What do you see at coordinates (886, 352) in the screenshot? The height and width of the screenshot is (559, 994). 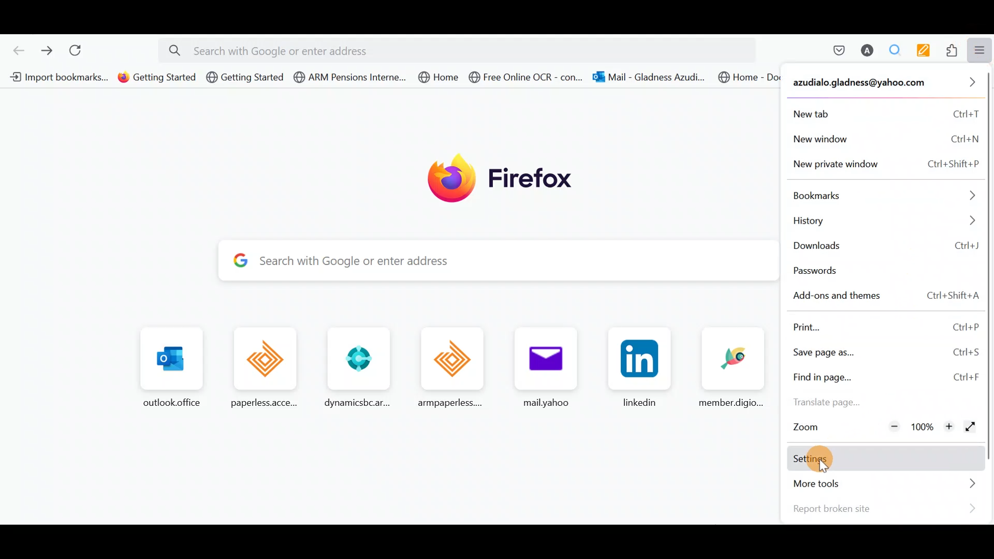 I see `Save page as` at bounding box center [886, 352].